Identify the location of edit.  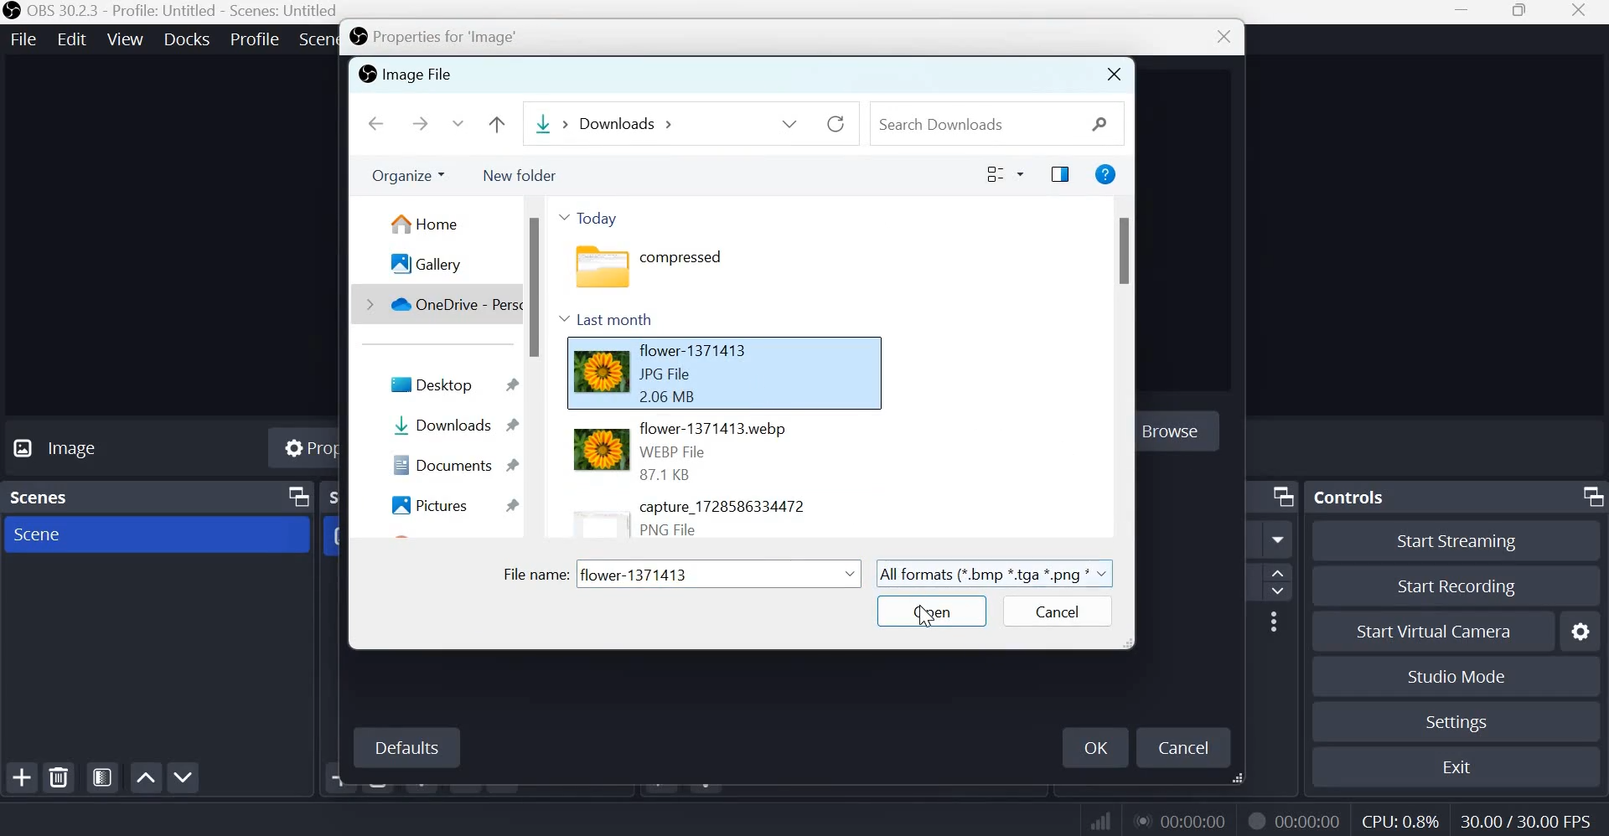
(72, 38).